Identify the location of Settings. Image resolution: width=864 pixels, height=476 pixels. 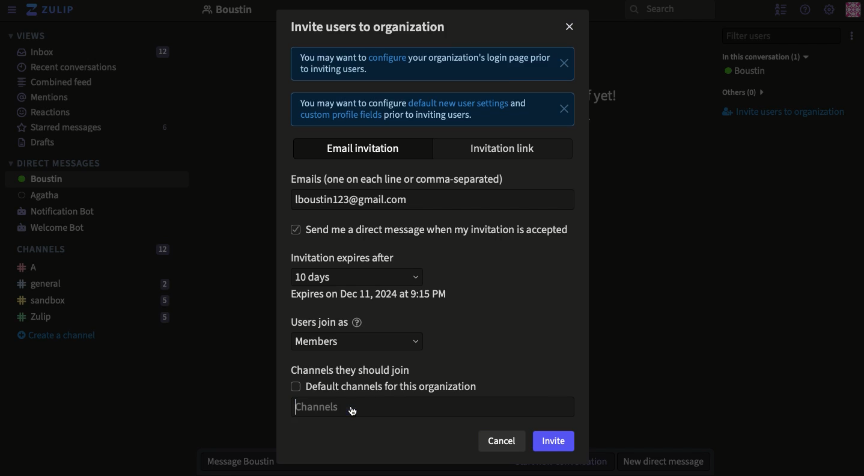
(829, 10).